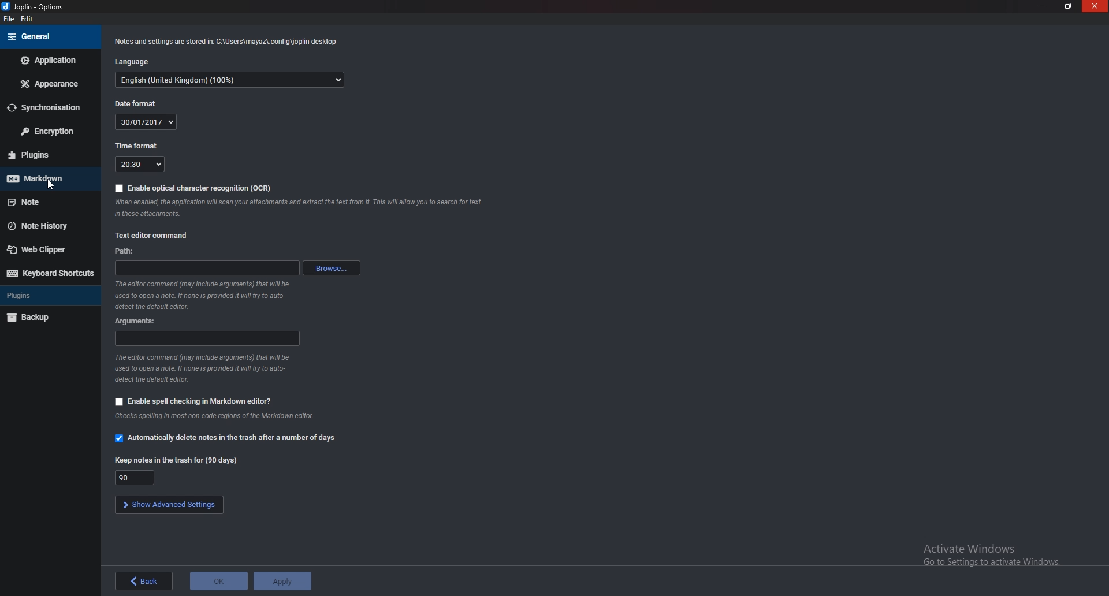  Describe the element at coordinates (141, 164) in the screenshot. I see `Time format` at that location.